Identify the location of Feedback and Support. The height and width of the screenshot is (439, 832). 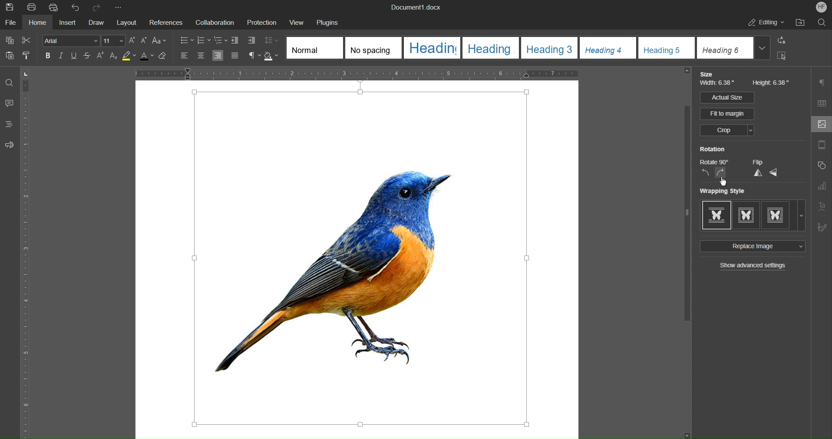
(9, 144).